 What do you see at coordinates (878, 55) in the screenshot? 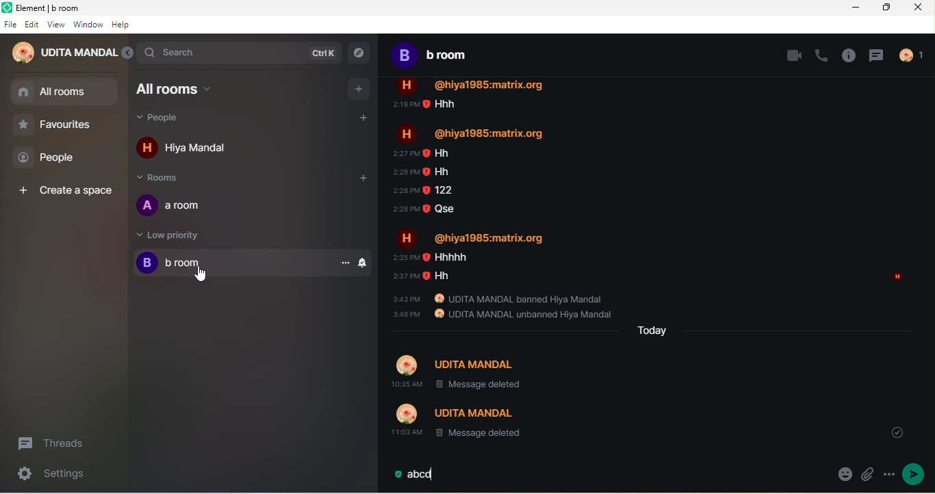
I see `threads` at bounding box center [878, 55].